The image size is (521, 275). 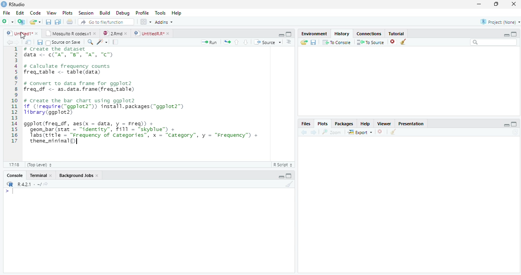 What do you see at coordinates (19, 42) in the screenshot?
I see `Forward` at bounding box center [19, 42].